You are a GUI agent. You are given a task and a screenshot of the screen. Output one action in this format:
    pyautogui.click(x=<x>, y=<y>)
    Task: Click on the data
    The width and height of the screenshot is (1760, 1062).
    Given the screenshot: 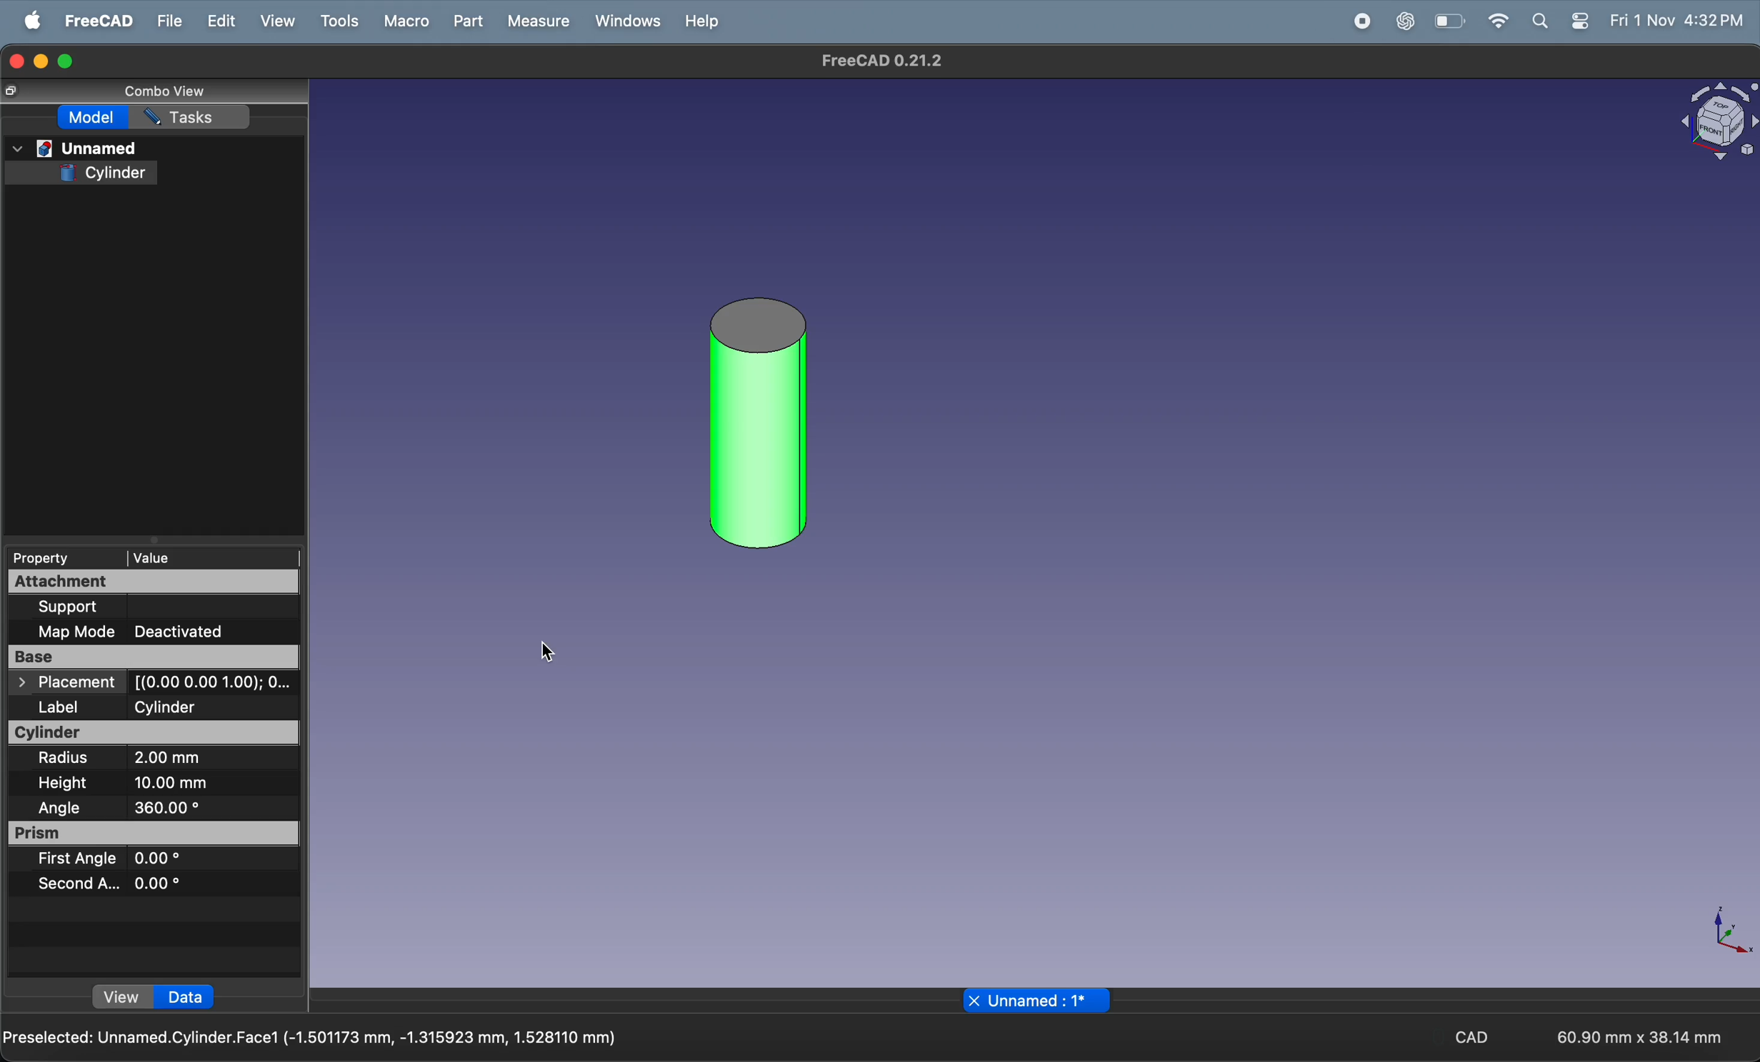 What is the action you would take?
    pyautogui.click(x=186, y=998)
    